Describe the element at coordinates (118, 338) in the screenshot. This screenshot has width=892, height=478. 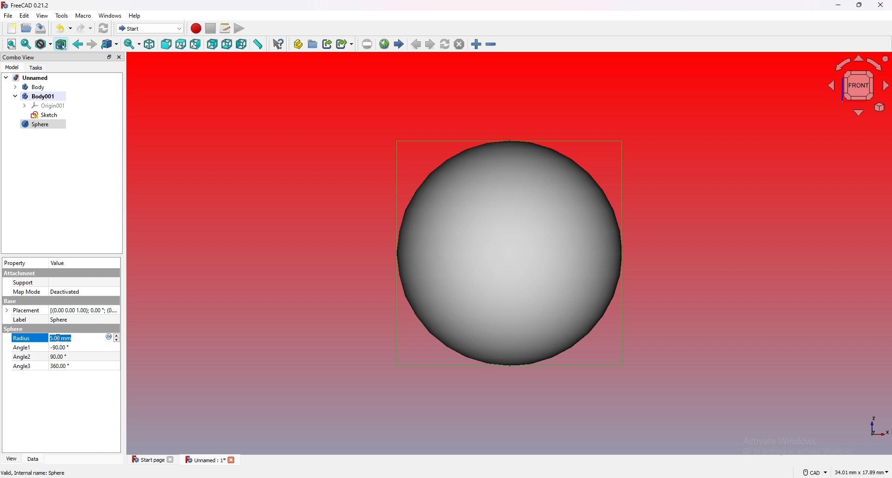
I see `toggle buttons` at that location.